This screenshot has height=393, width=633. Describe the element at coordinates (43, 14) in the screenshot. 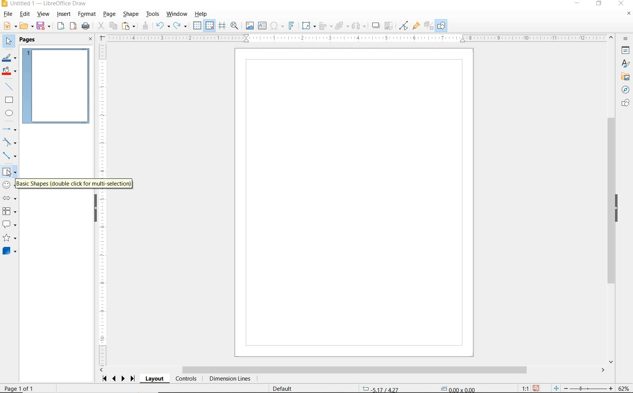

I see `VIEW` at that location.